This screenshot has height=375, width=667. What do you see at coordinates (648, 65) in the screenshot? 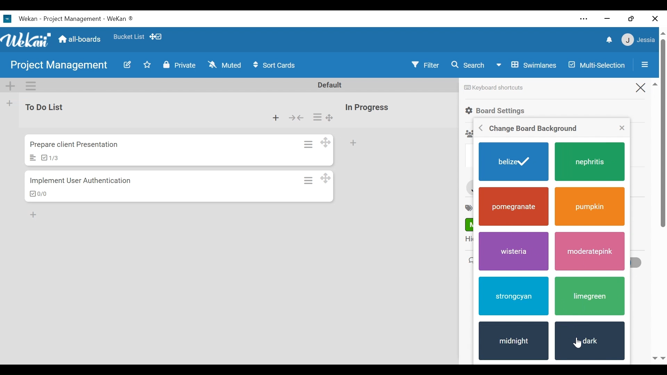
I see `Open/Close Side Pane` at bounding box center [648, 65].